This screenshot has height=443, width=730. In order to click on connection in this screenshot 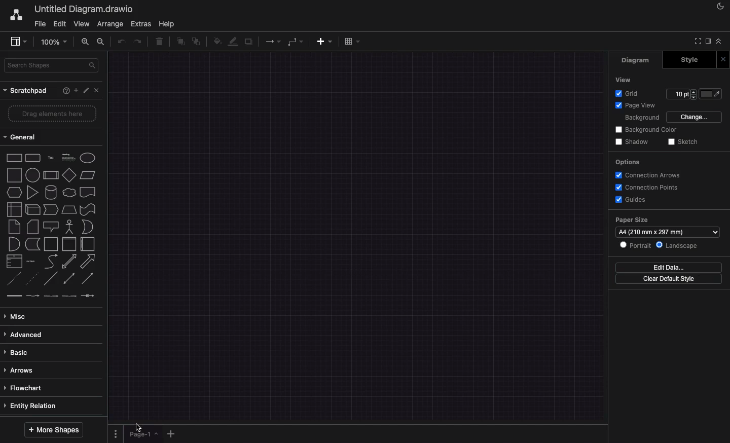, I will do `click(273, 42)`.